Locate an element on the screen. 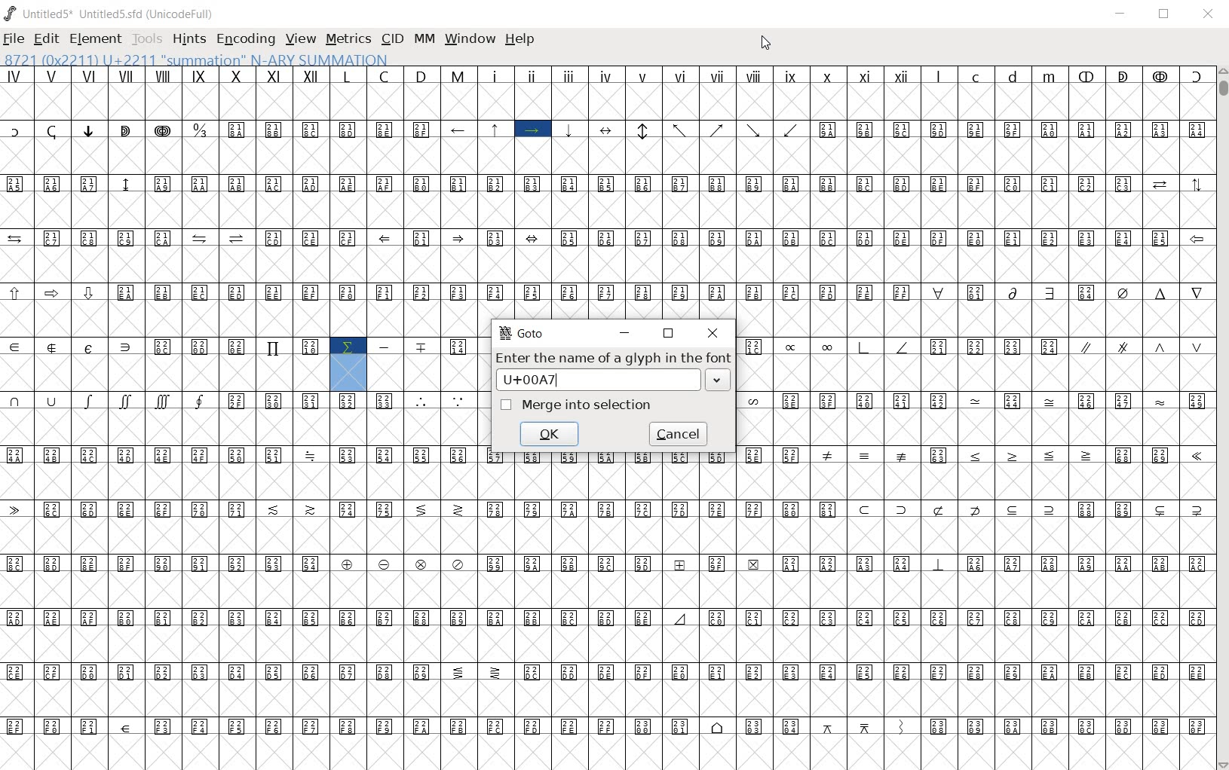  CID is located at coordinates (392, 39).